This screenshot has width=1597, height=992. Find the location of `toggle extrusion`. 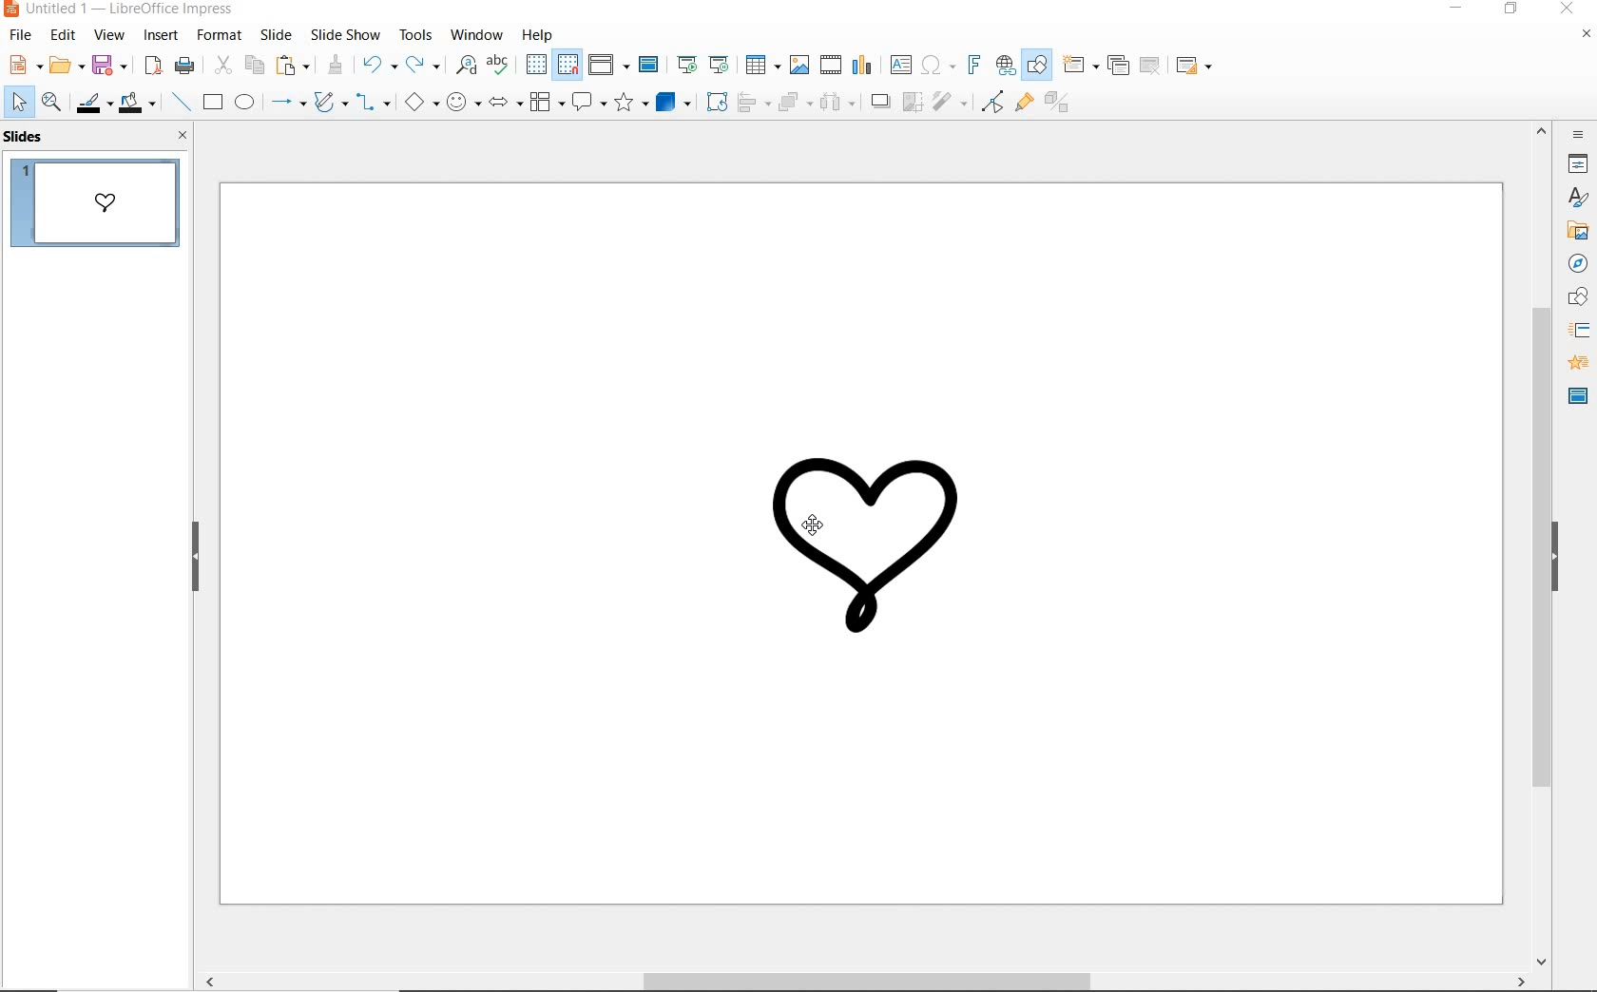

toggle extrusion is located at coordinates (1056, 104).